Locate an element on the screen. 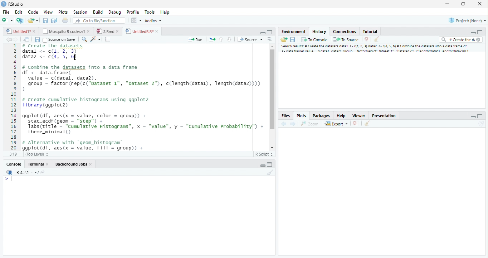  UntitledR.R is located at coordinates (142, 31).